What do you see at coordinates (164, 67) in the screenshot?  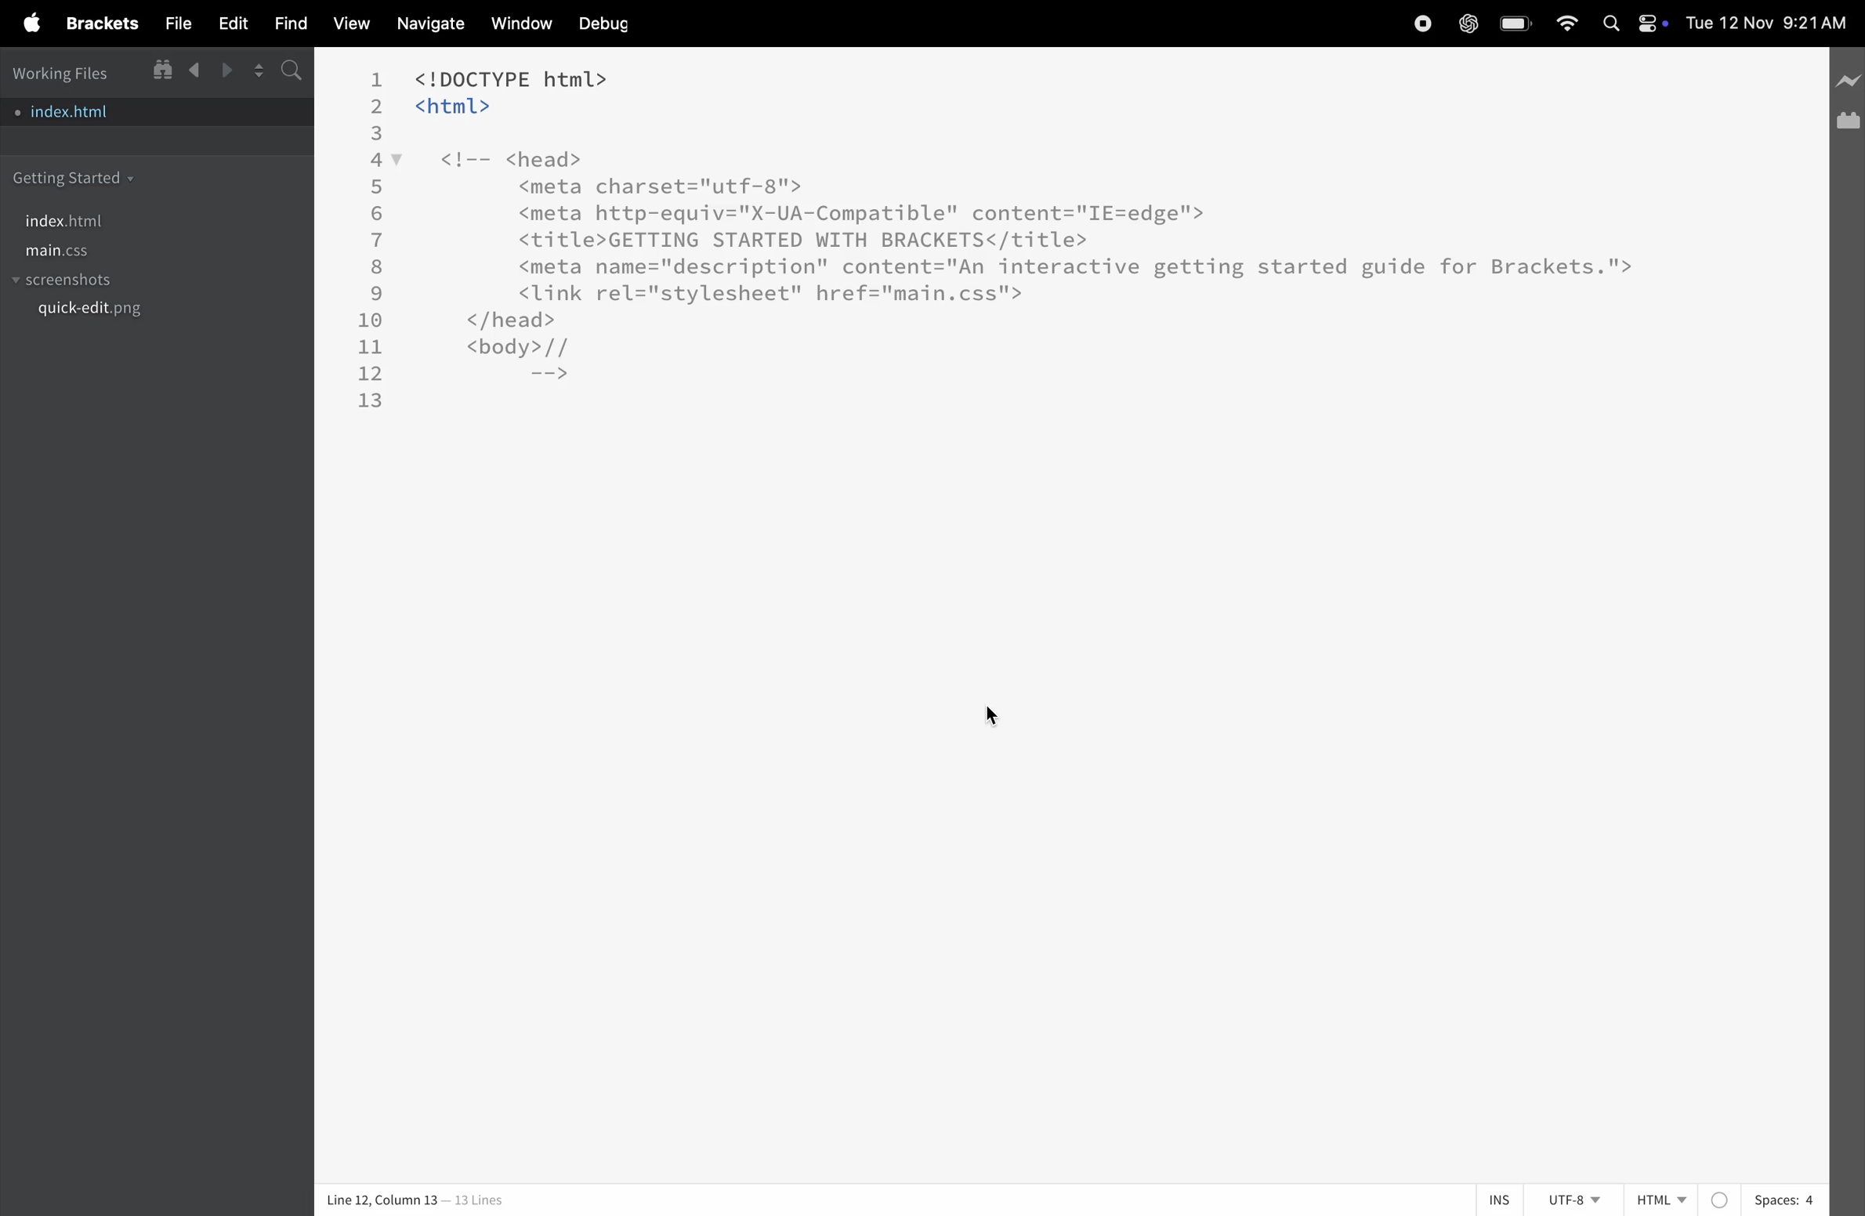 I see `show in file tree` at bounding box center [164, 67].